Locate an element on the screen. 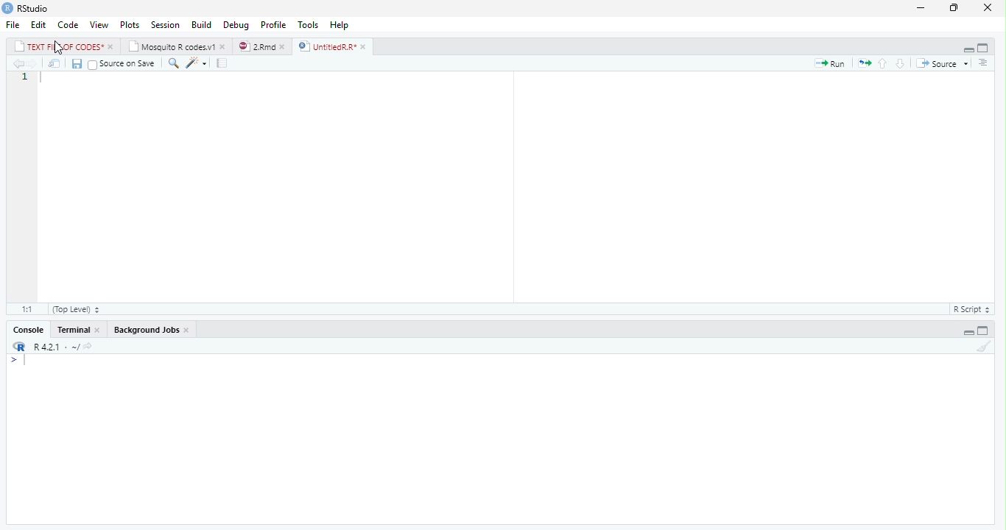 This screenshot has height=530, width=1006. R 4.2.1 - ~/ is located at coordinates (49, 346).